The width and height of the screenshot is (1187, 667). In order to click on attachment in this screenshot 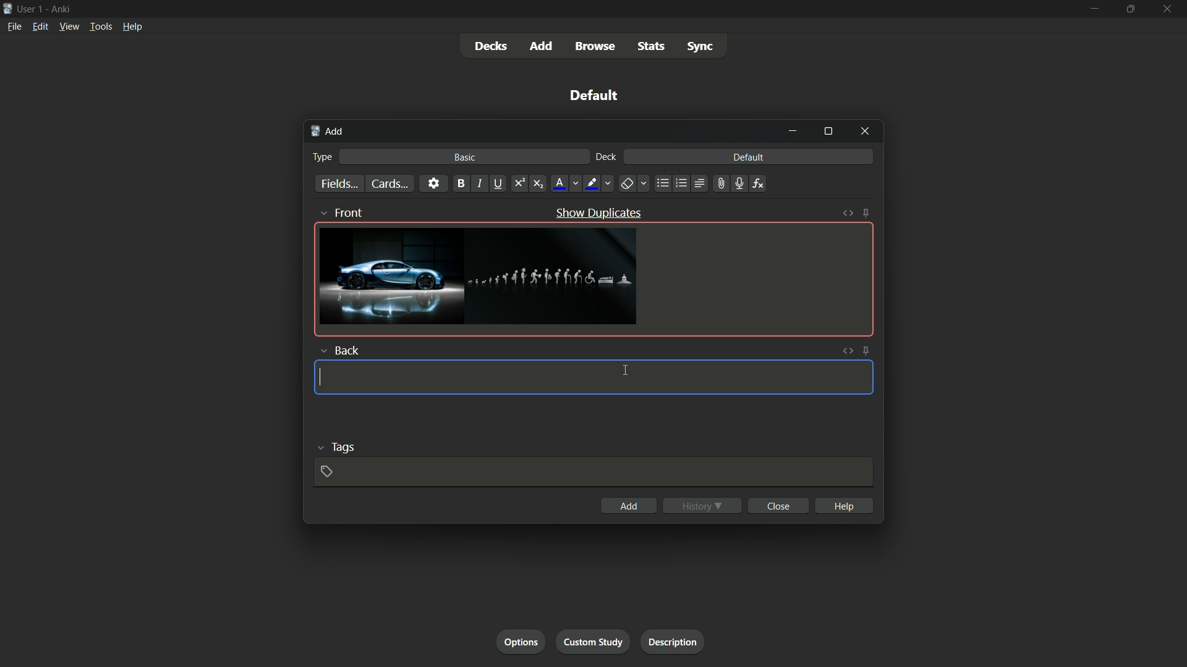, I will do `click(721, 183)`.